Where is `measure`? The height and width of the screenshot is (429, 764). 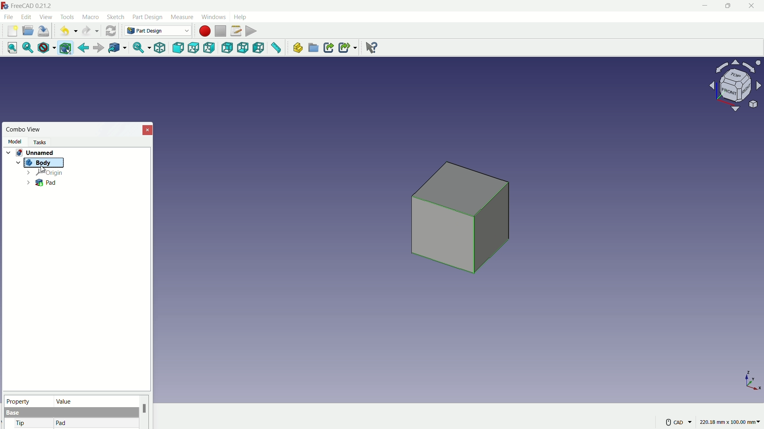 measure is located at coordinates (277, 49).